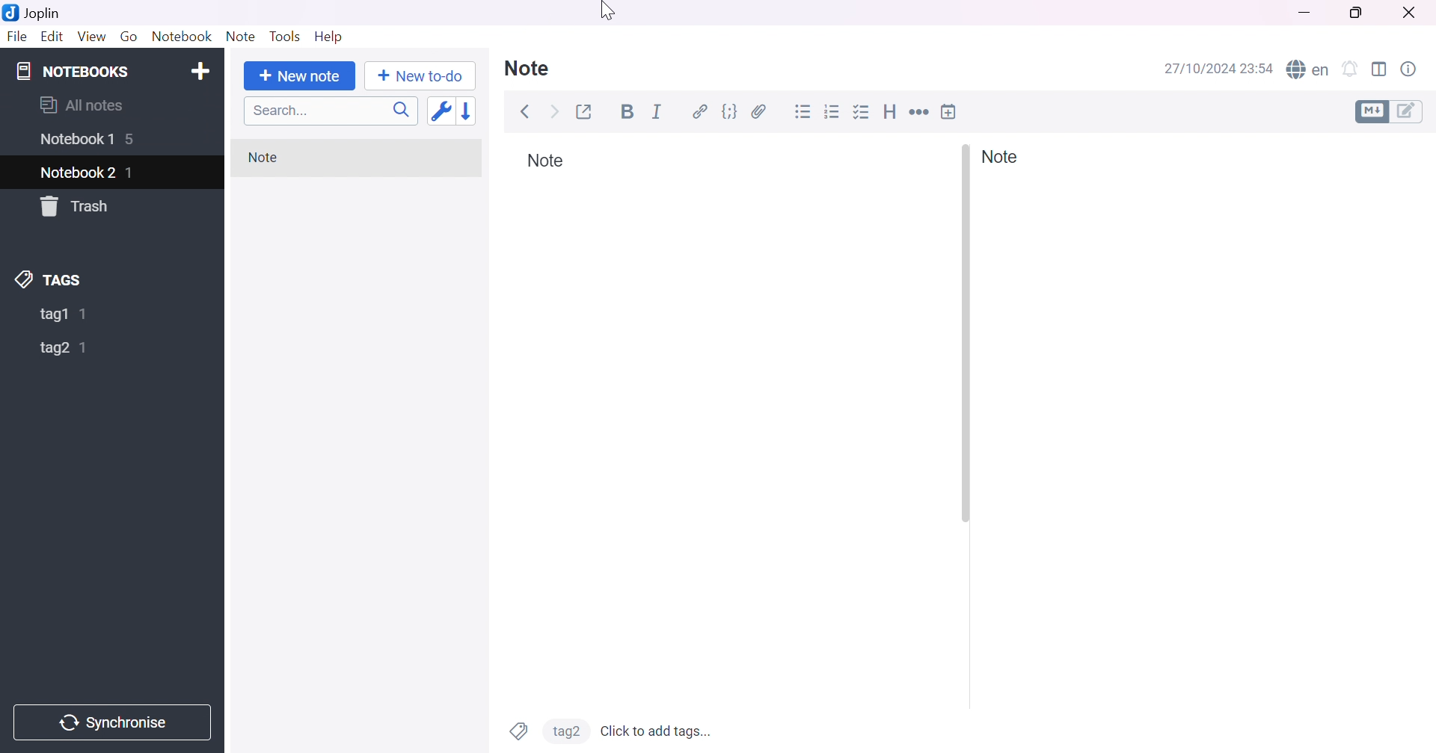 This screenshot has width=1436, height=753. What do you see at coordinates (546, 161) in the screenshot?
I see `Note` at bounding box center [546, 161].